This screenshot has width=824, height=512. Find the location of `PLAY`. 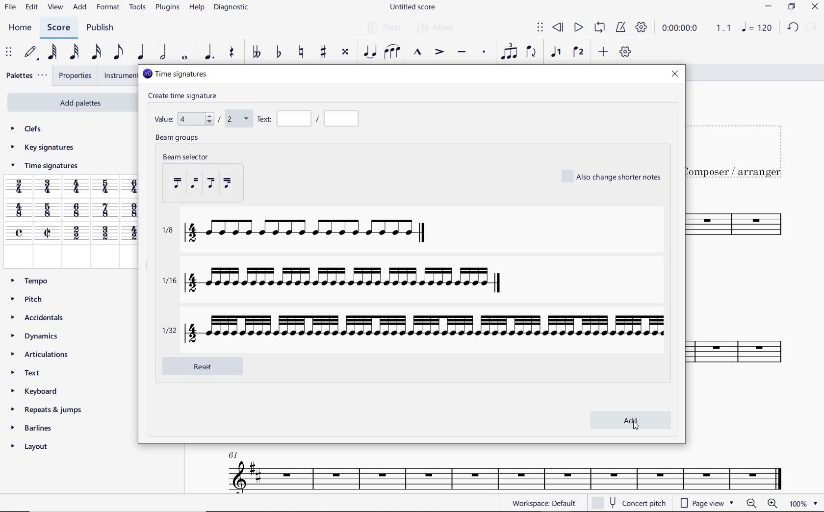

PLAY is located at coordinates (578, 26).